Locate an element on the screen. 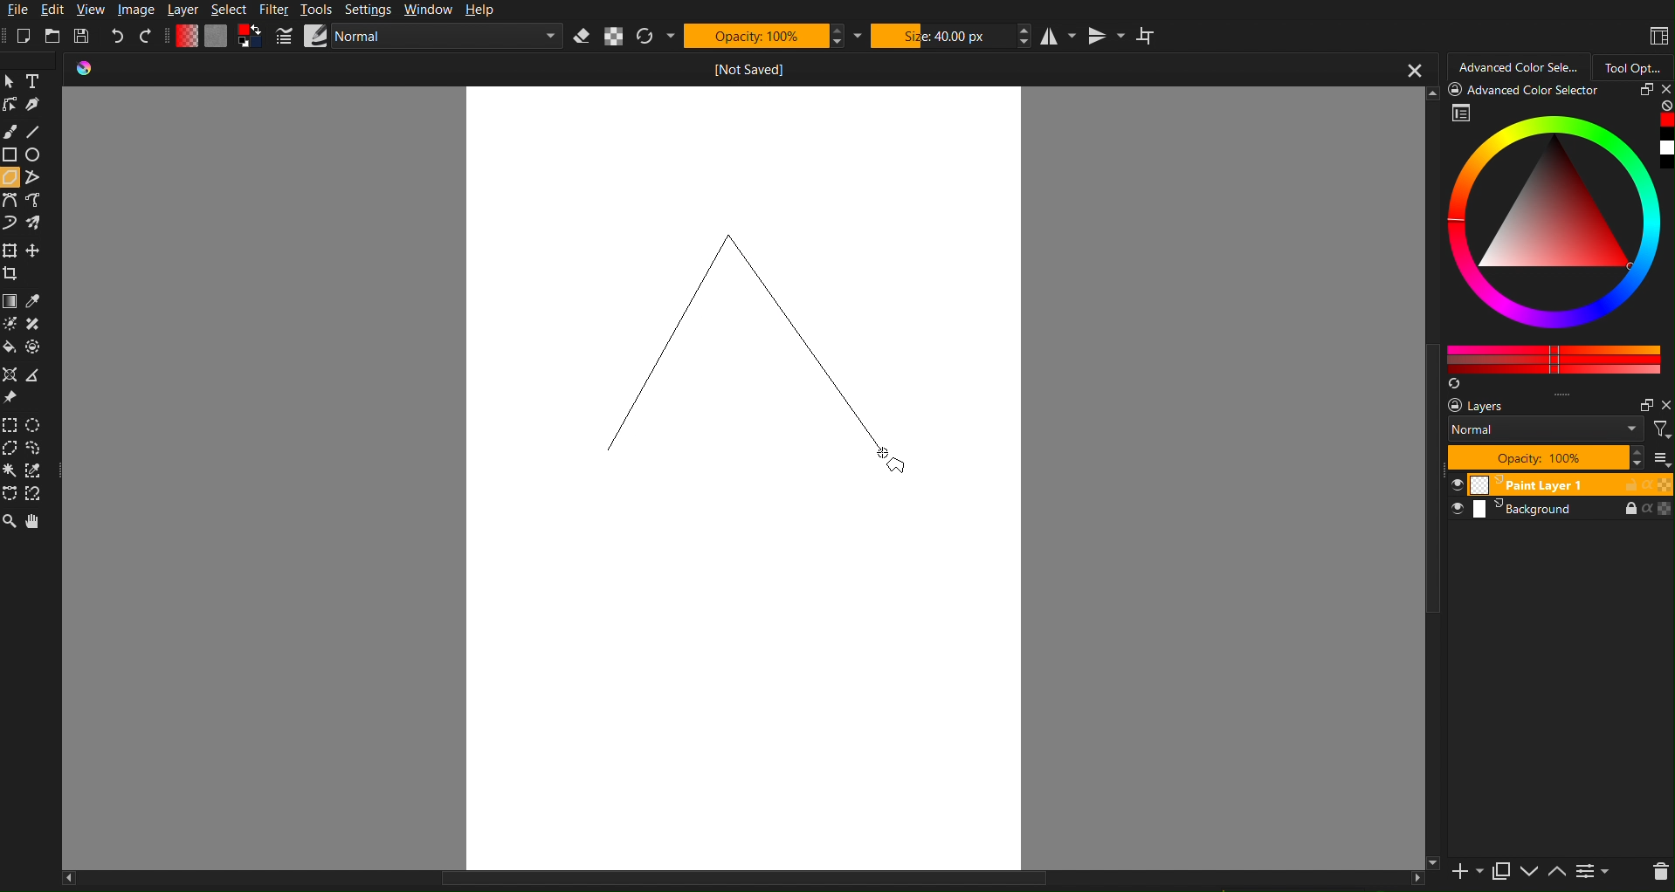 This screenshot has height=892, width=1675. New is located at coordinates (24, 36).